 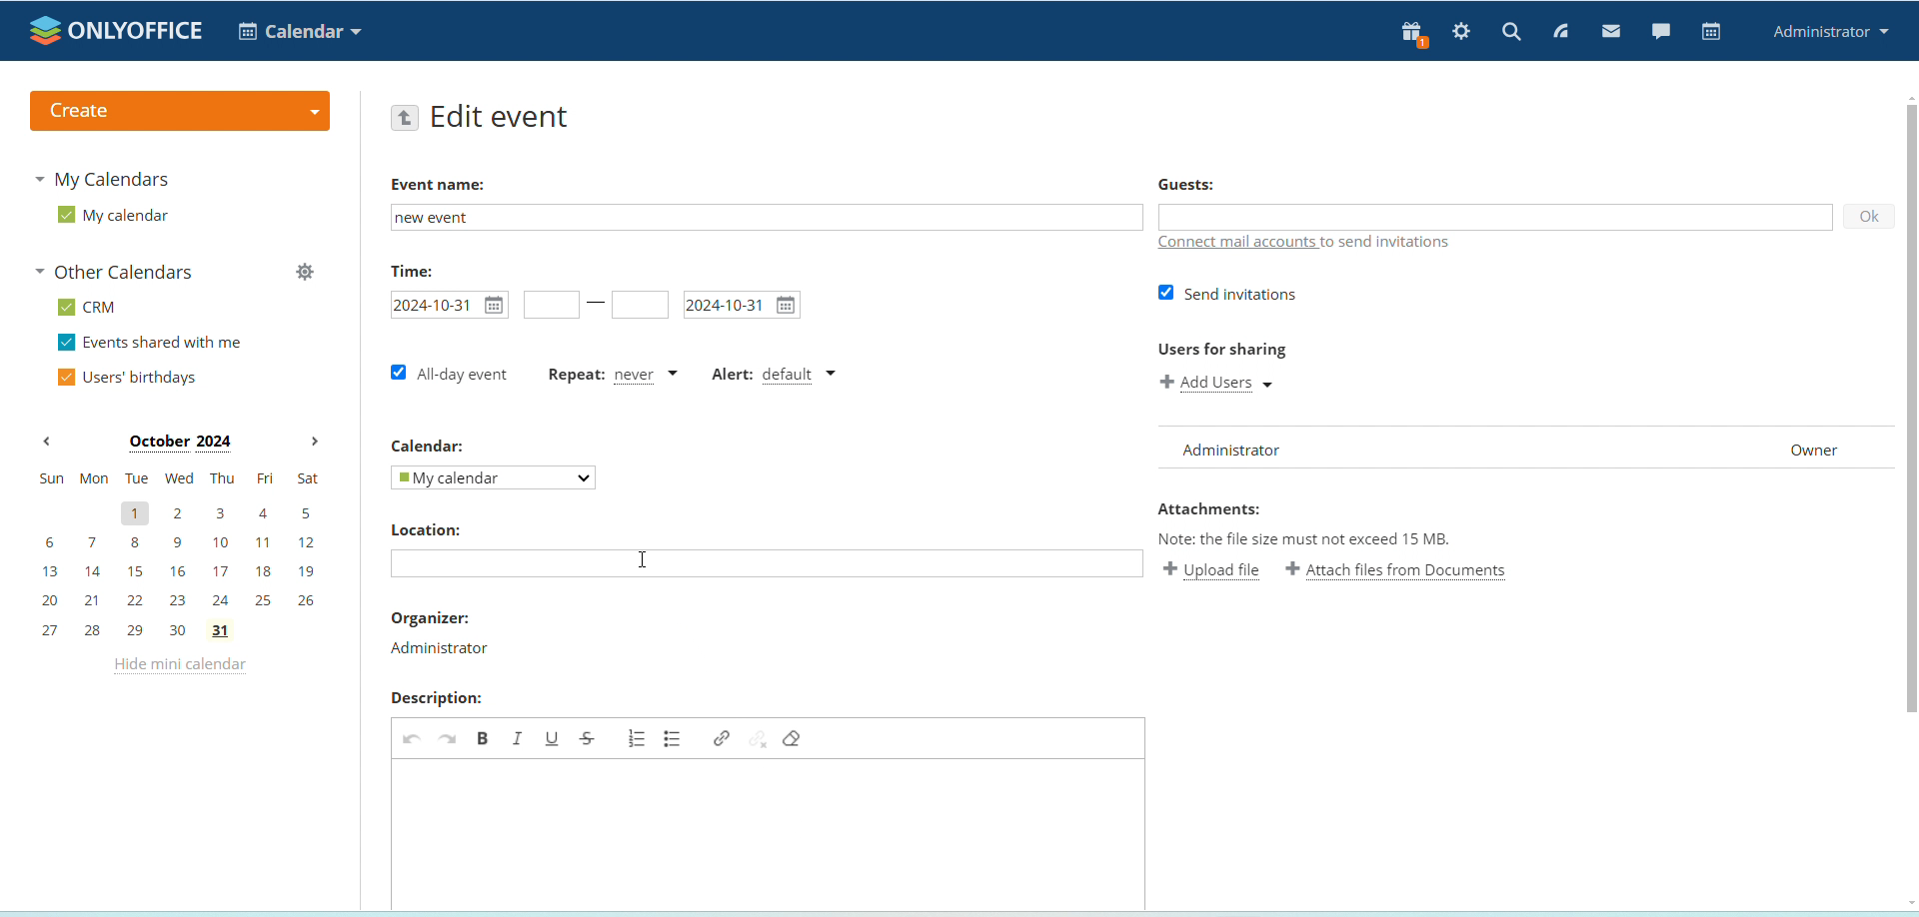 I want to click on Event name, so click(x=441, y=185).